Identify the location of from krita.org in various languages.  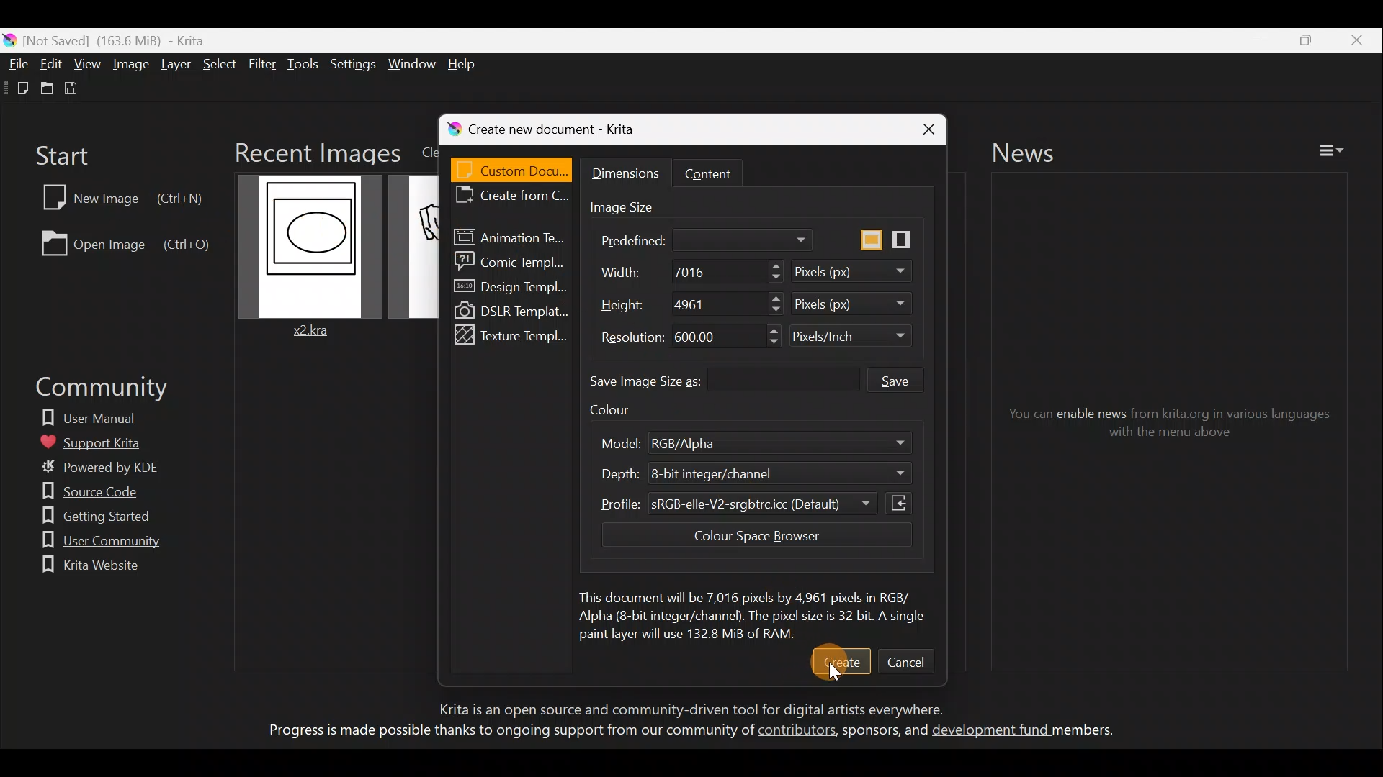
(1235, 413).